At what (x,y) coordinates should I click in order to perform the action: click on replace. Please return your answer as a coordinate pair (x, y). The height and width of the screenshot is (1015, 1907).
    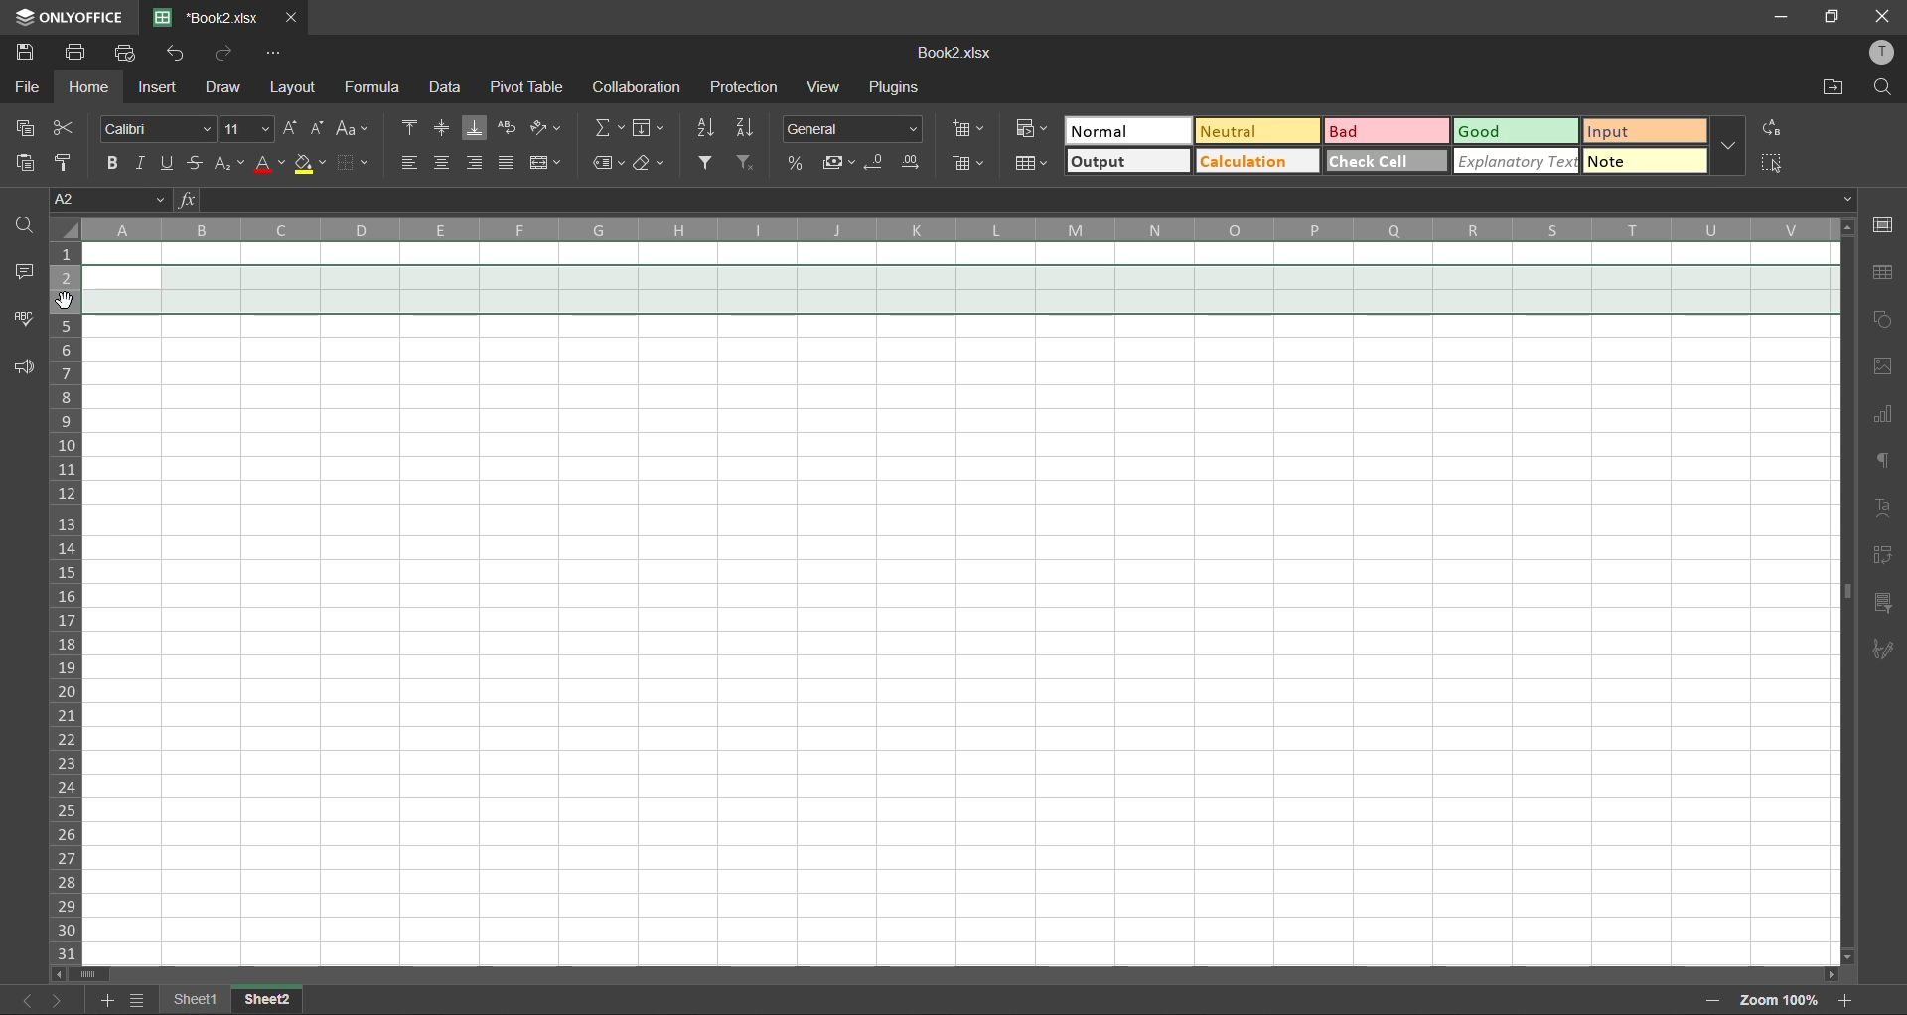
    Looking at the image, I should click on (1769, 129).